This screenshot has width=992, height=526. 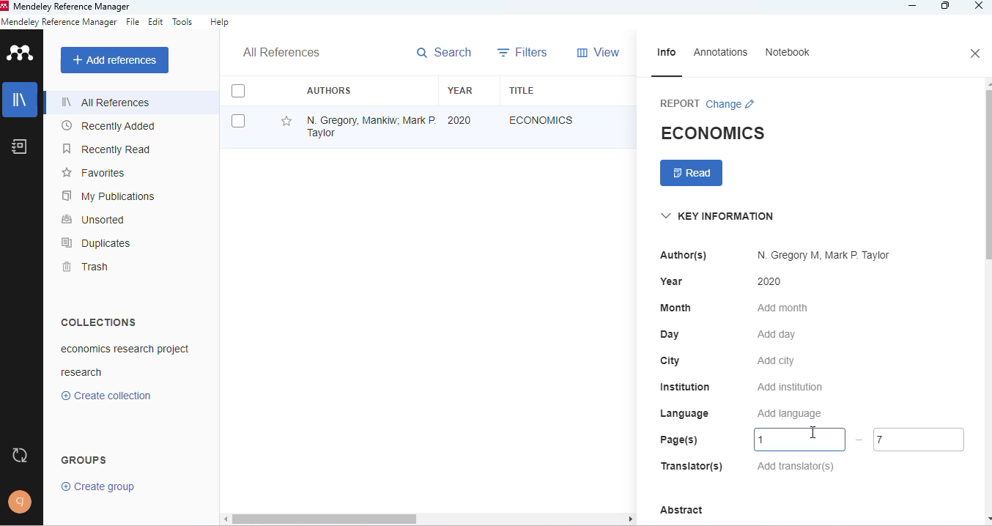 I want to click on select, so click(x=239, y=122).